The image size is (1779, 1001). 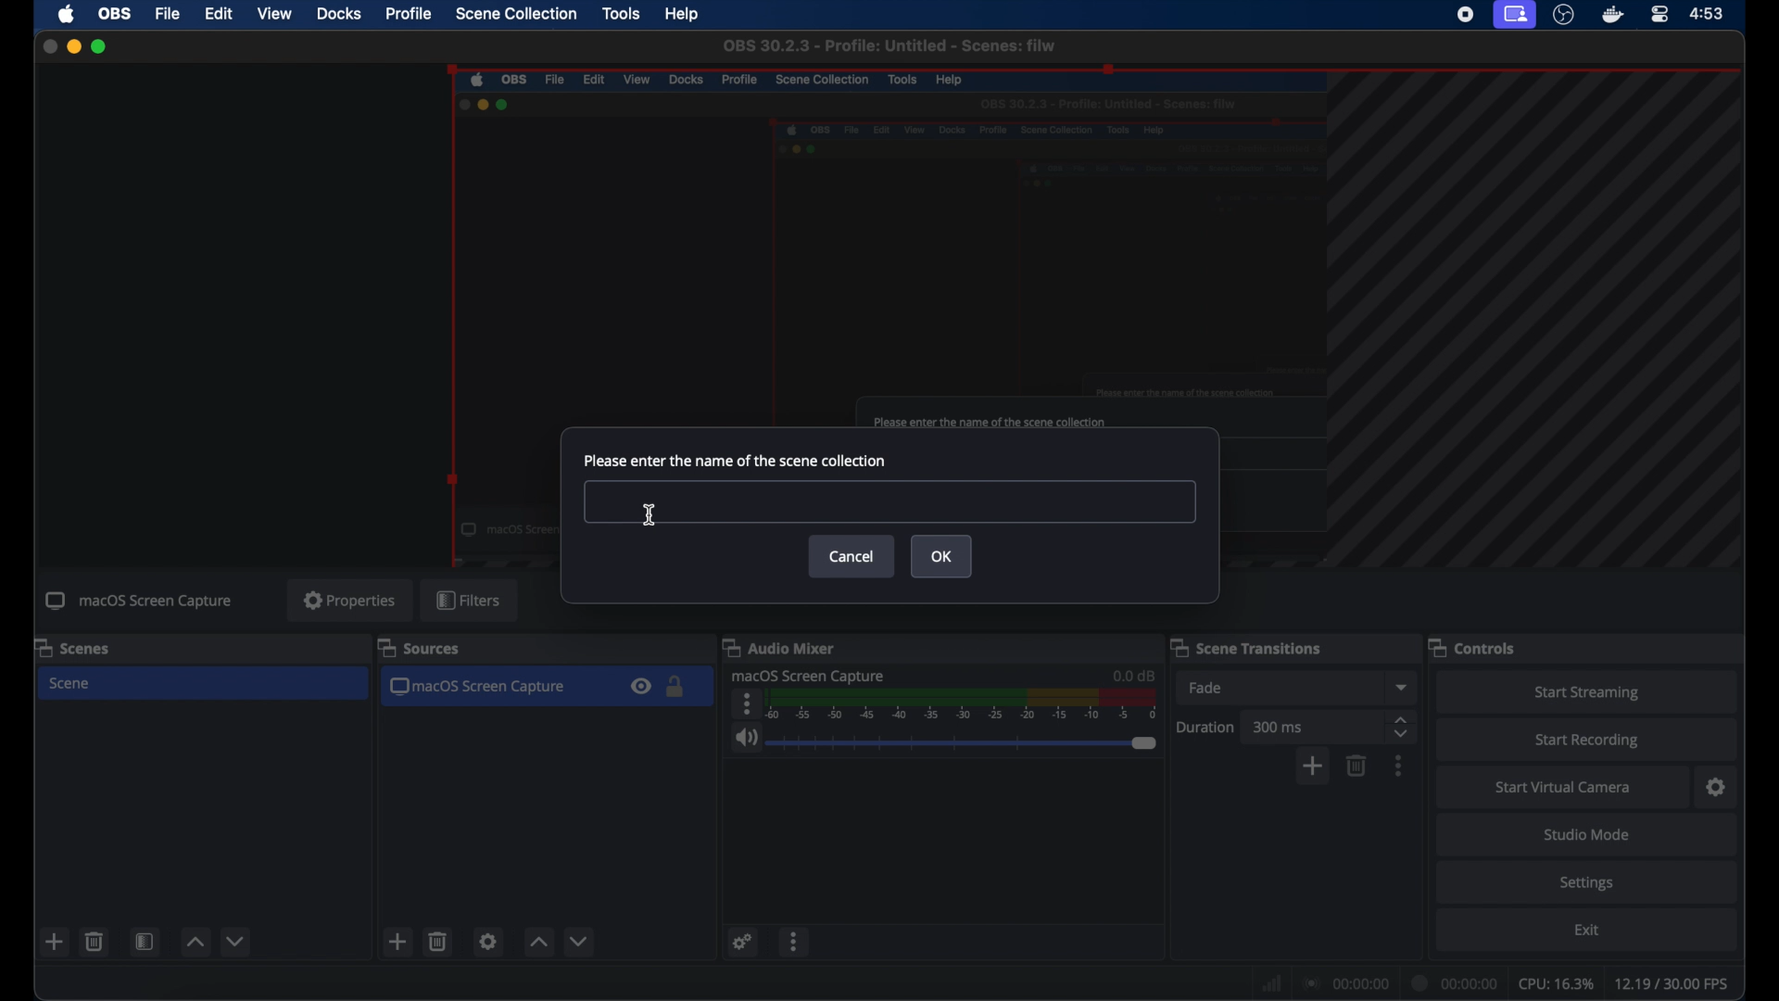 I want to click on scene, so click(x=74, y=684).